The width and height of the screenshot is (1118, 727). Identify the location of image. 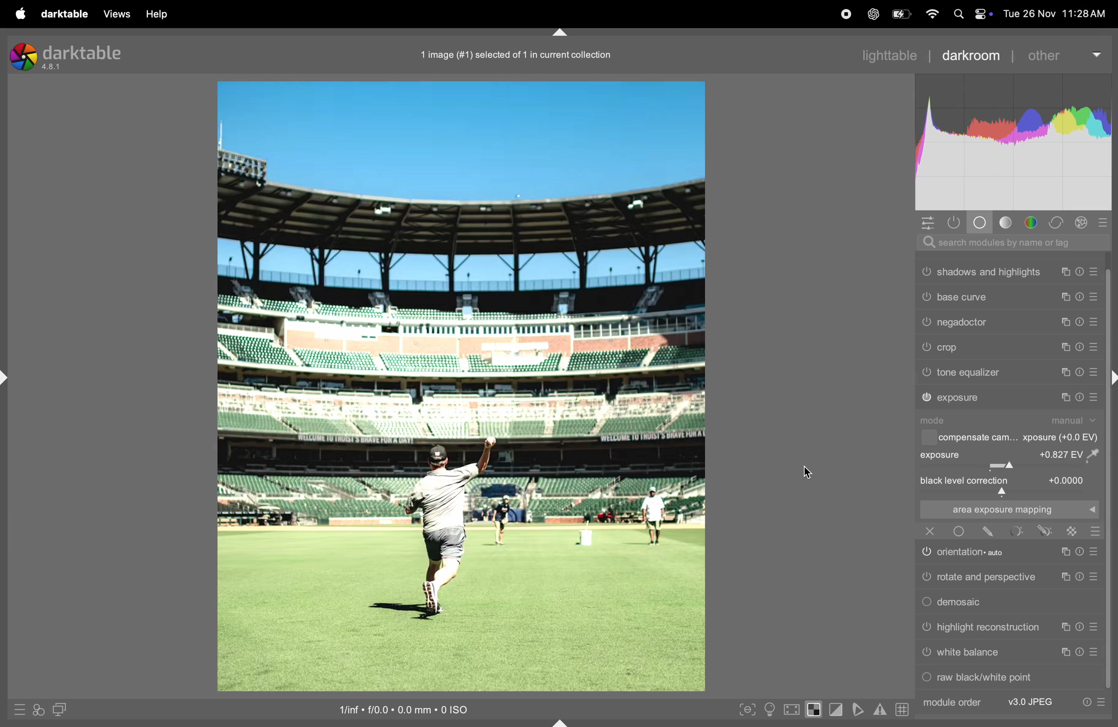
(460, 387).